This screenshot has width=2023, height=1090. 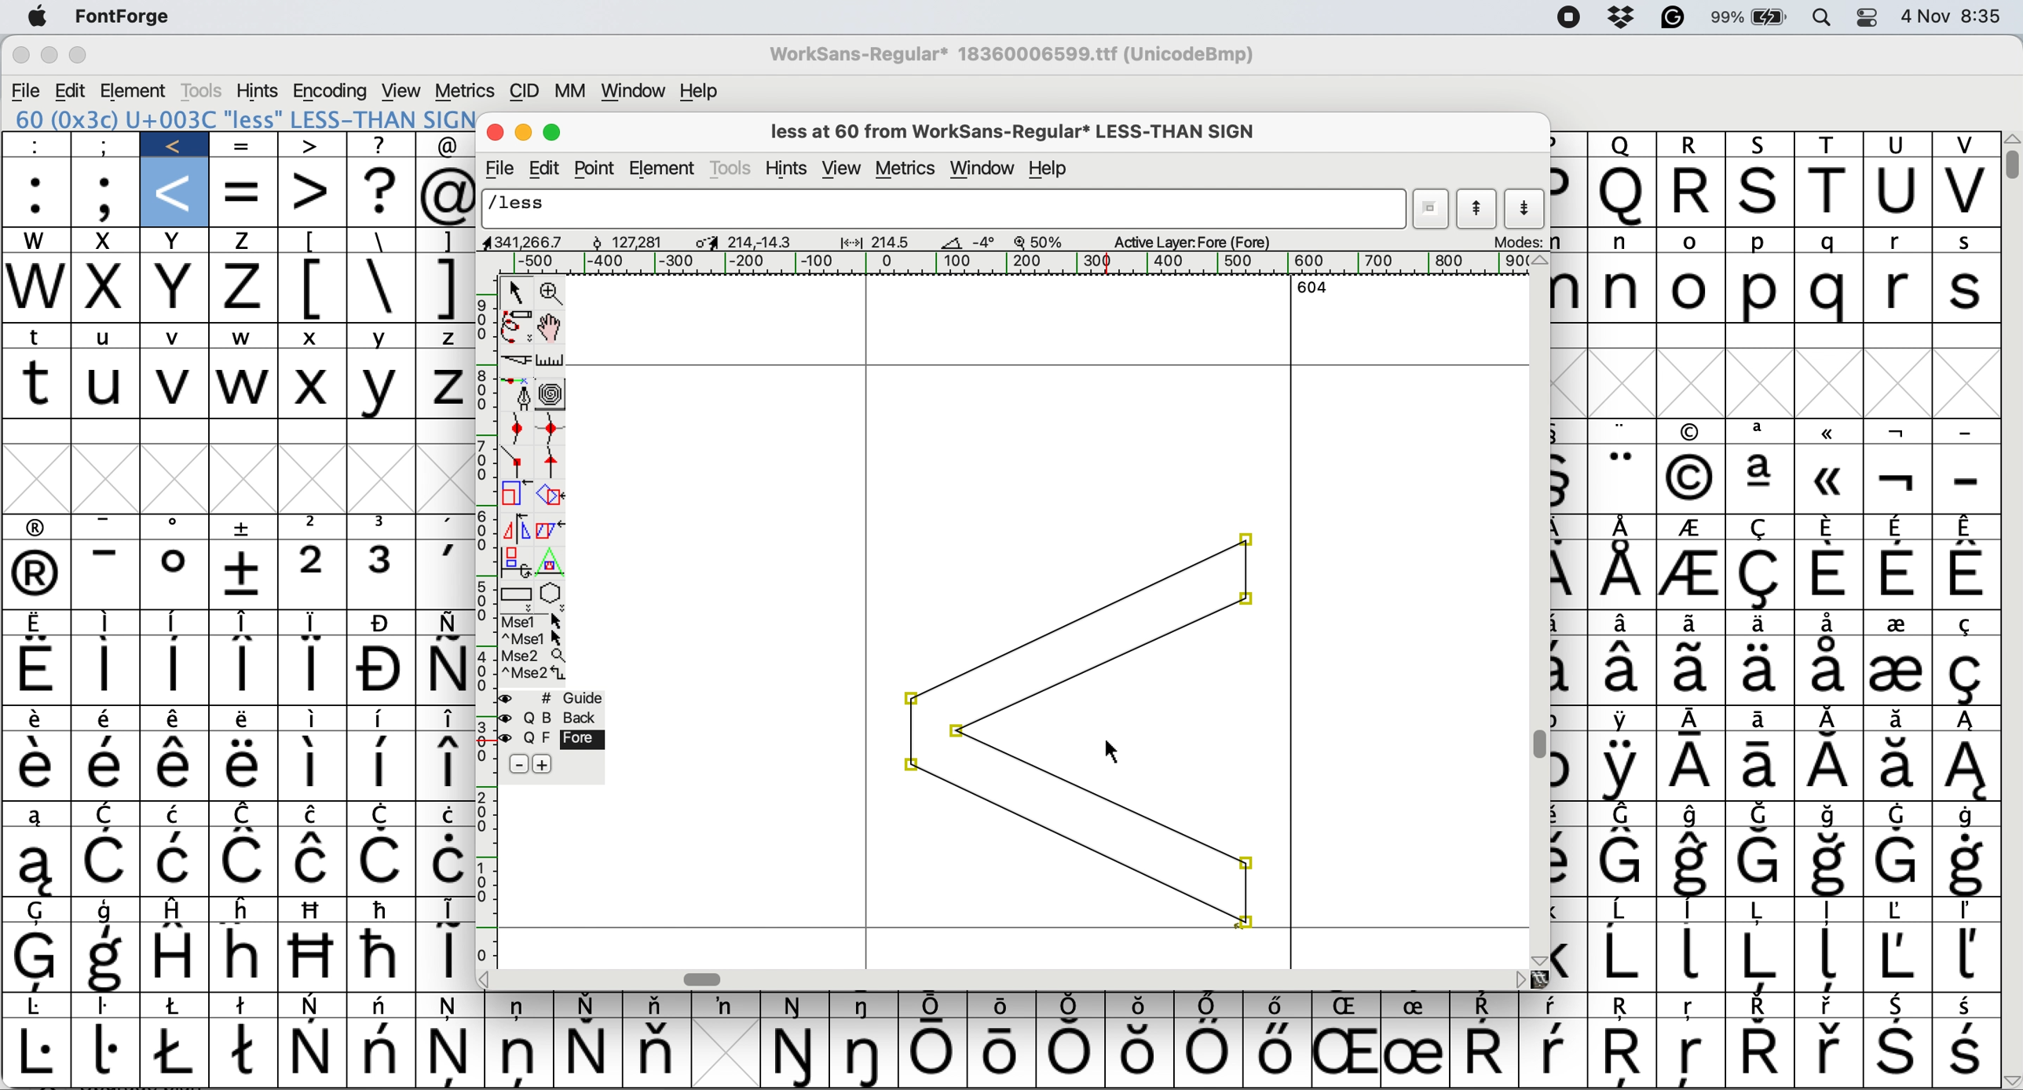 I want to click on Symbol, so click(x=1692, y=529).